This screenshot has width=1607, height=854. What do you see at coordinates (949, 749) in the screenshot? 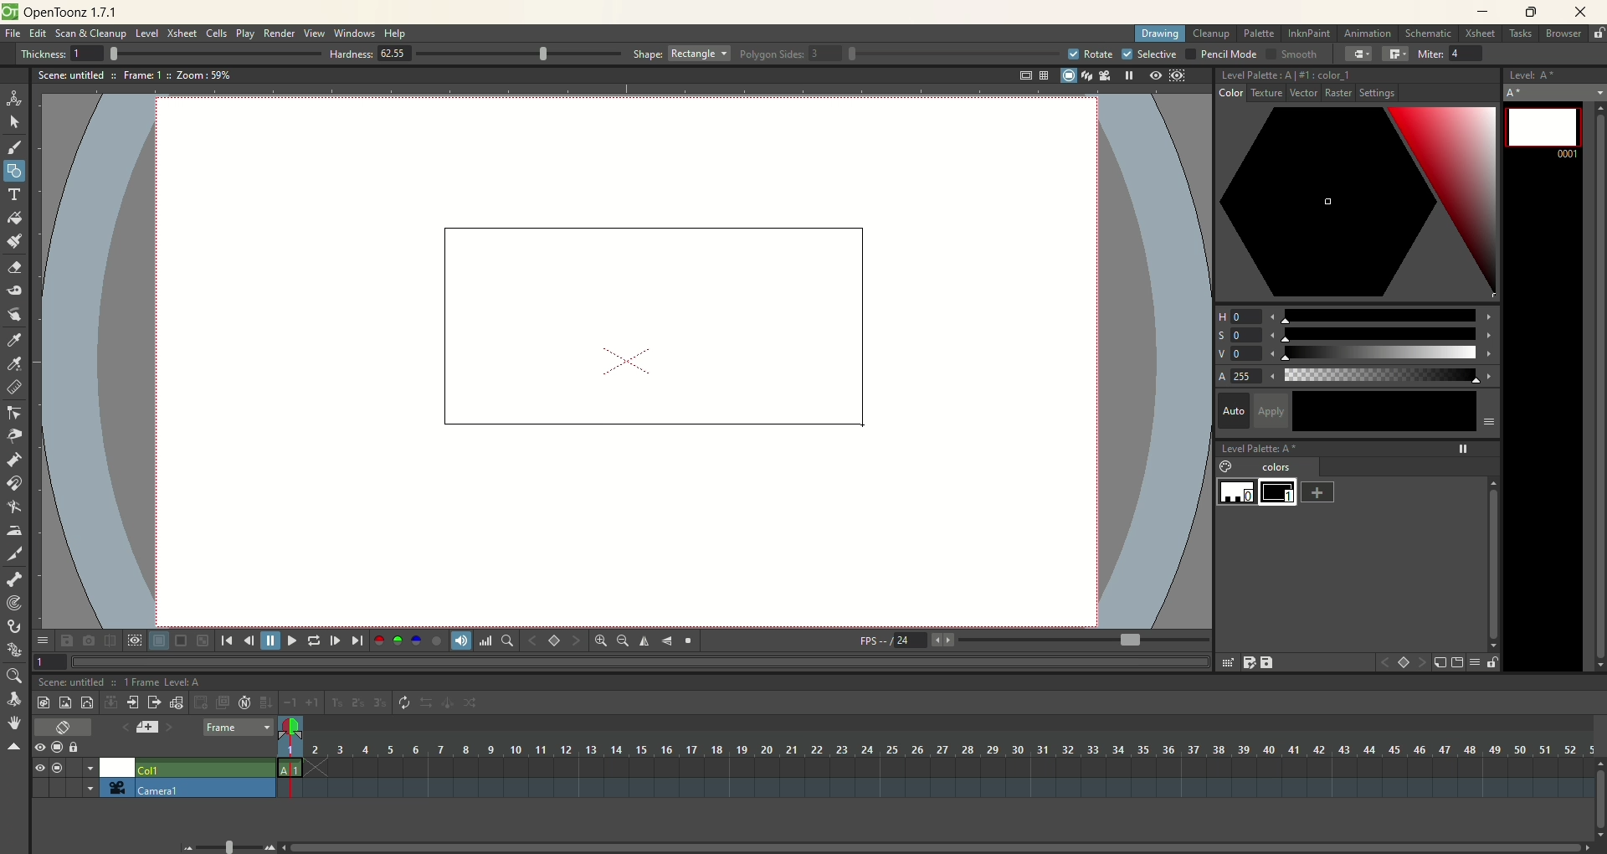
I see `Time bar` at bounding box center [949, 749].